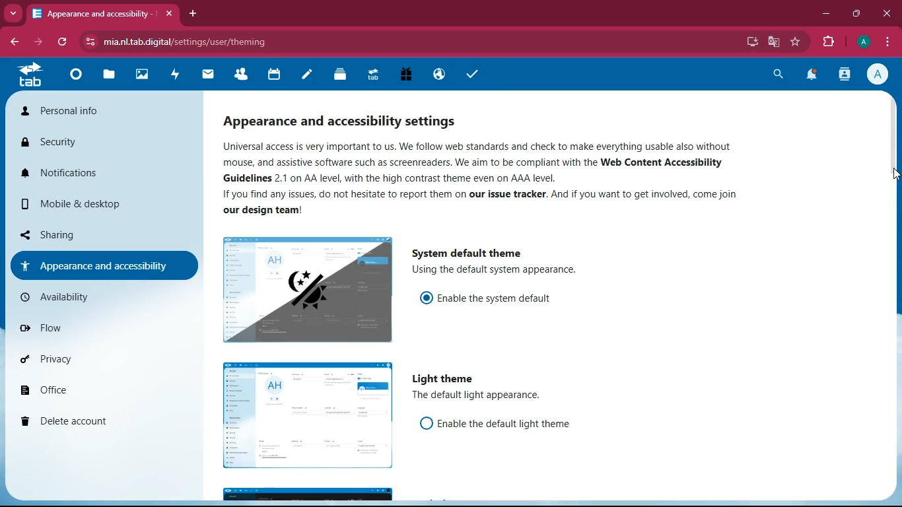  I want to click on personal info, so click(85, 111).